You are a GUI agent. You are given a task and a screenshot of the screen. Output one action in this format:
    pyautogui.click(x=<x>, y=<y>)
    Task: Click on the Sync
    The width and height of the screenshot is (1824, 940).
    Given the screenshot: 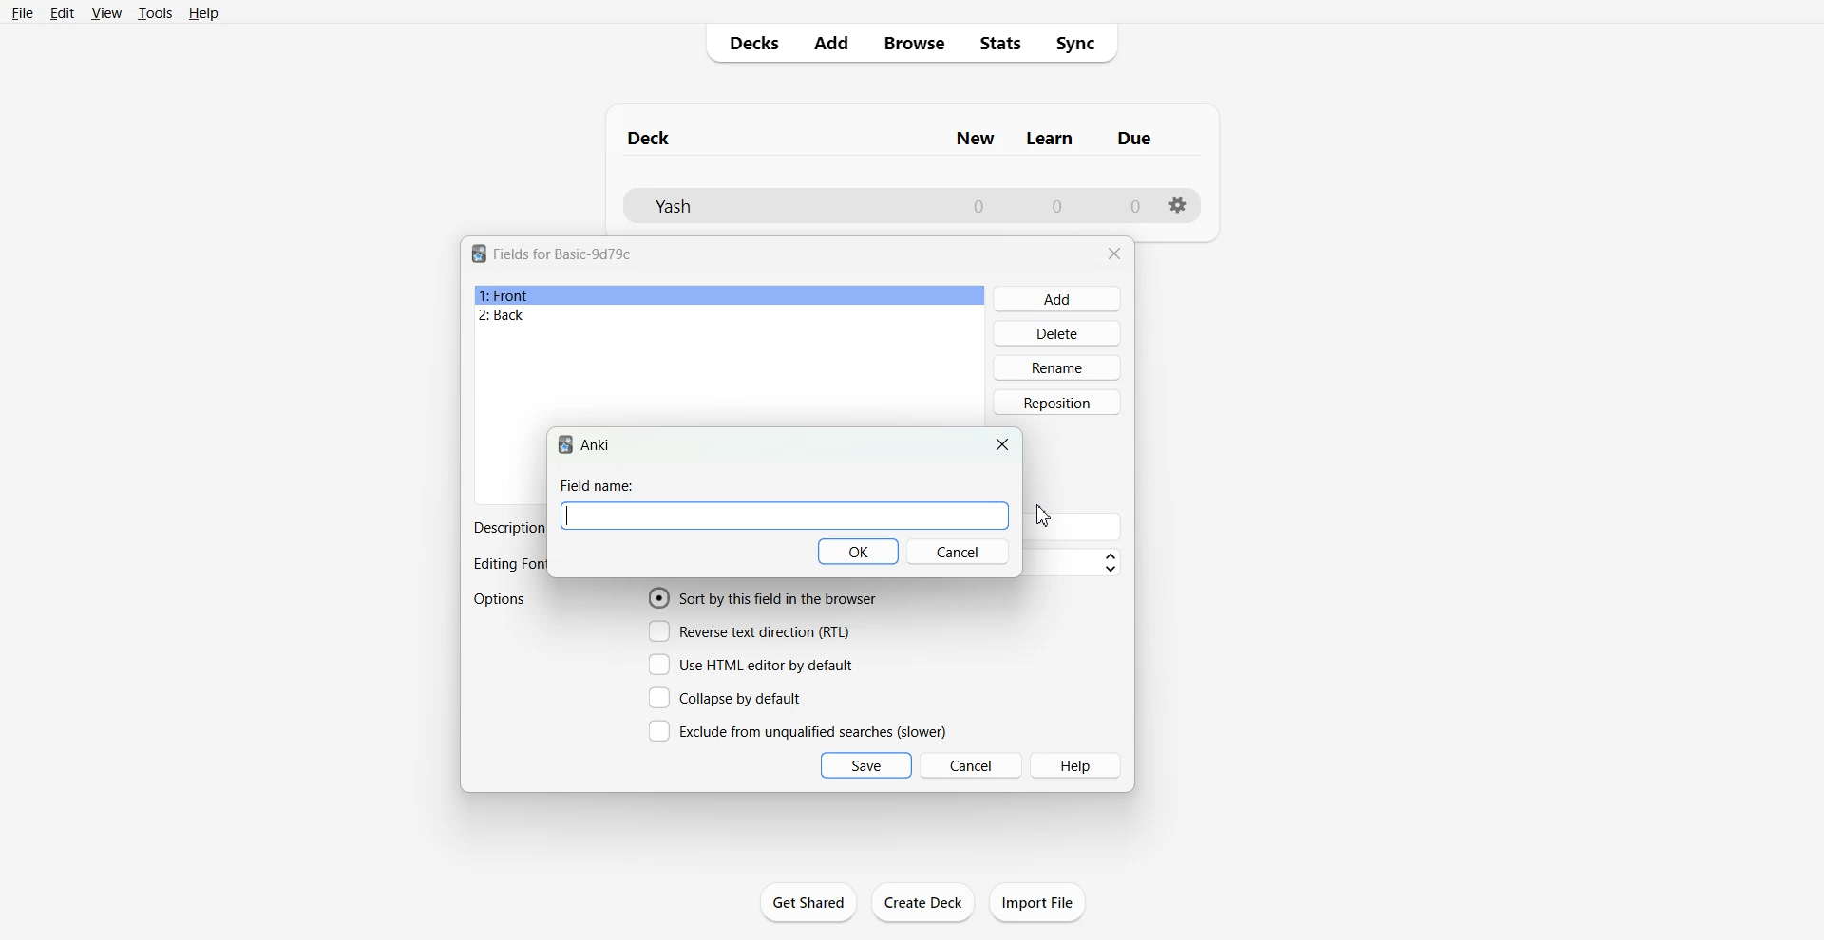 What is the action you would take?
    pyautogui.click(x=1082, y=44)
    